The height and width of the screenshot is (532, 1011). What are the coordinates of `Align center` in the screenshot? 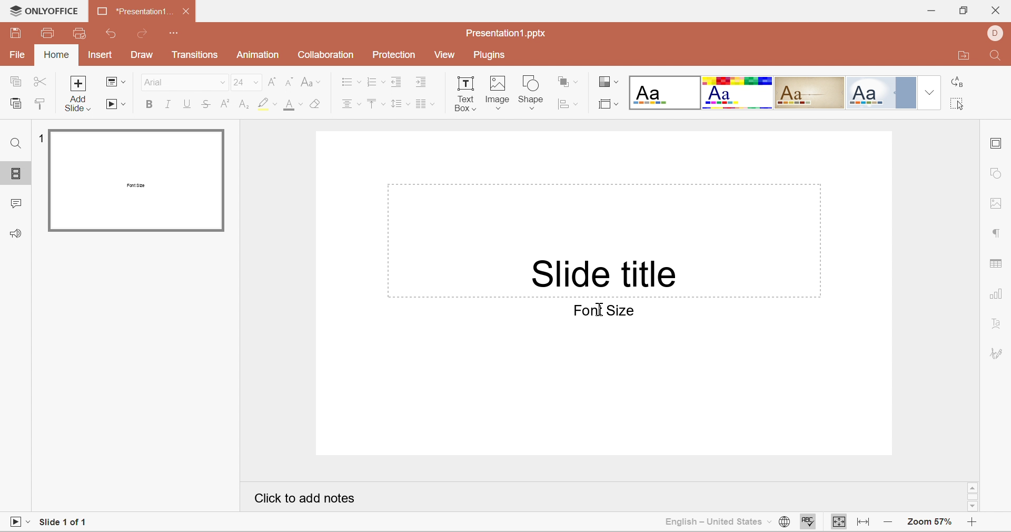 It's located at (352, 106).